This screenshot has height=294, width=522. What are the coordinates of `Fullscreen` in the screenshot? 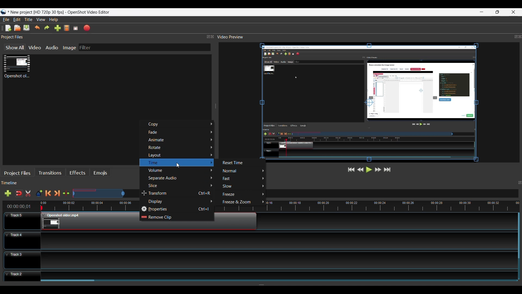 It's located at (76, 28).